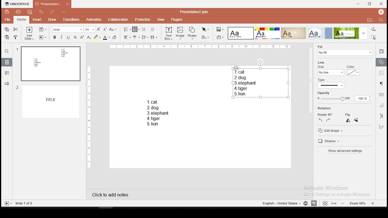 This screenshot has height=218, width=388. Describe the element at coordinates (375, 38) in the screenshot. I see `select all` at that location.